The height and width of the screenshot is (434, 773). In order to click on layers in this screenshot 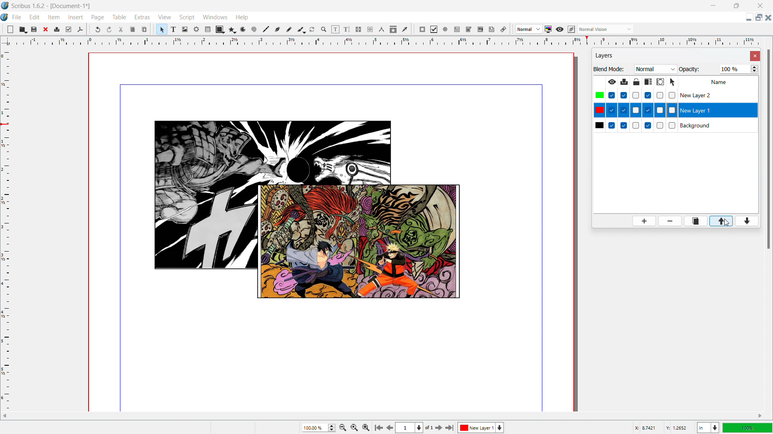, I will do `click(606, 55)`.